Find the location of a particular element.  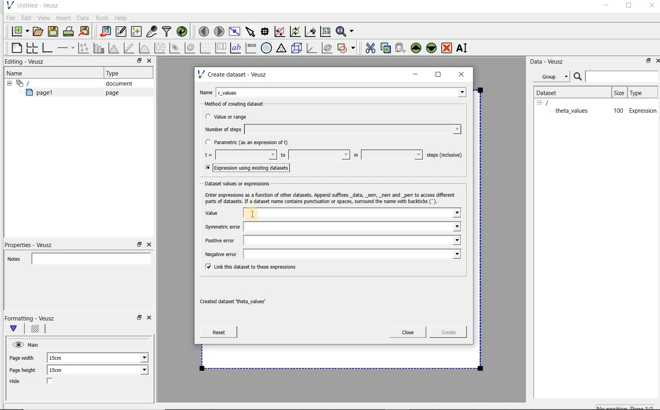

Symmetric error is located at coordinates (331, 227).